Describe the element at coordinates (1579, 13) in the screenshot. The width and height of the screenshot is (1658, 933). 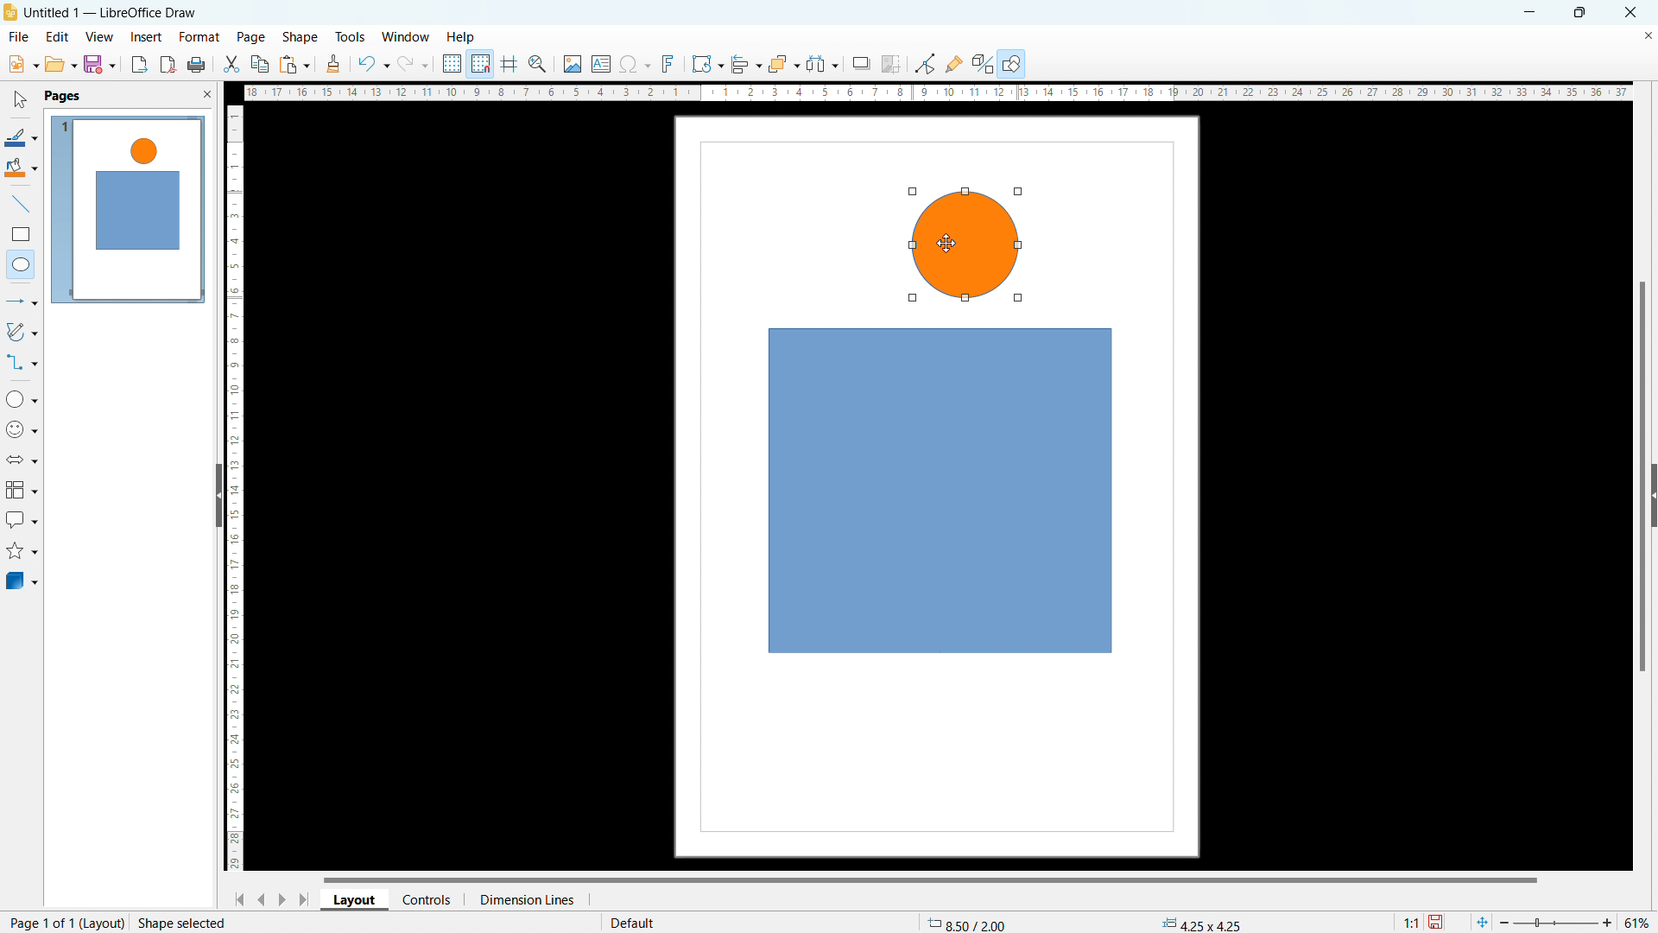
I see `maximize` at that location.